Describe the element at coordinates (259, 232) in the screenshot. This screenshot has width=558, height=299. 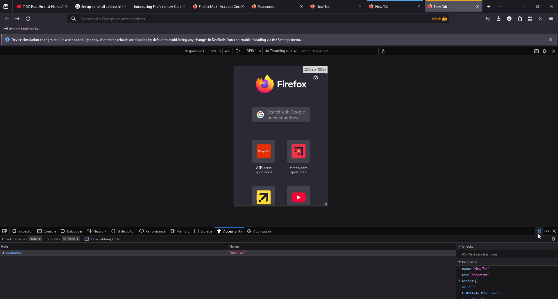
I see `application` at that location.